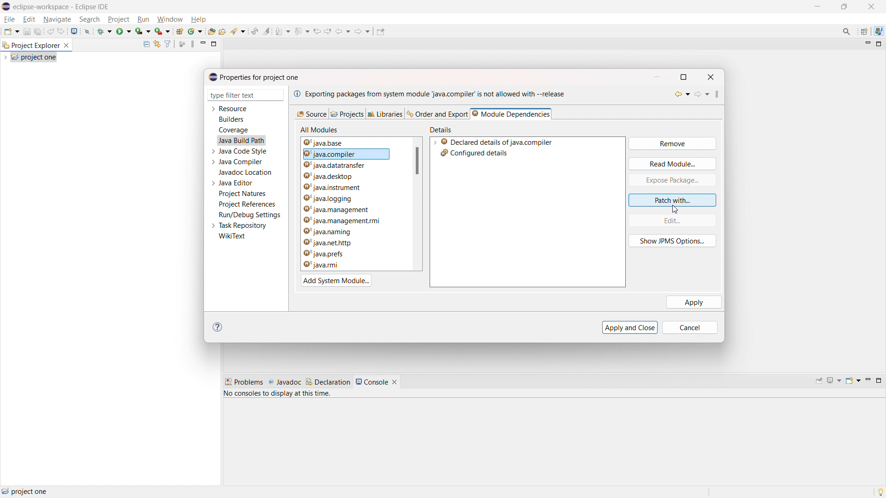 The width and height of the screenshot is (886, 498). What do you see at coordinates (722, 94) in the screenshot?
I see `view menu` at bounding box center [722, 94].